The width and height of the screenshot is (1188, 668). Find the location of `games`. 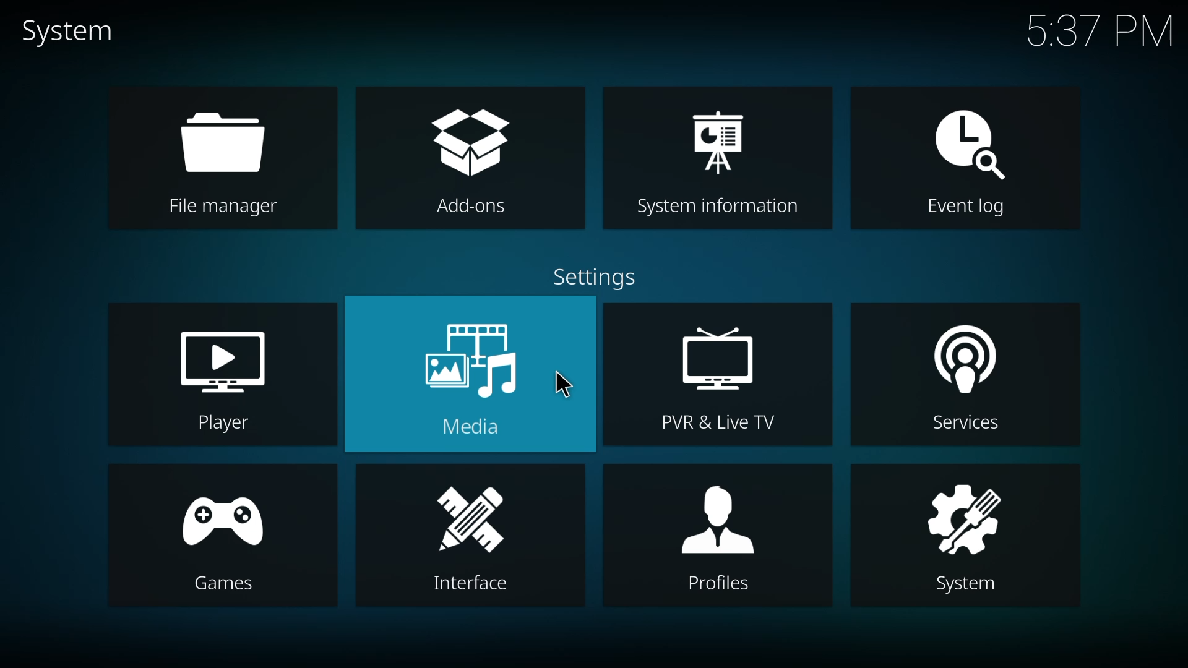

games is located at coordinates (225, 521).